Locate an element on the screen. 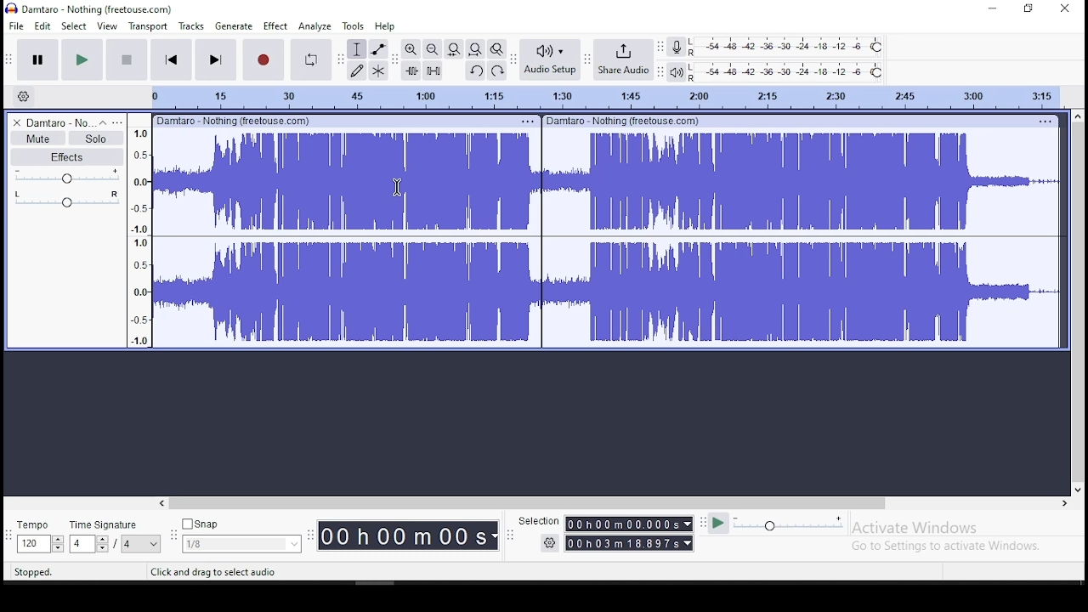 The width and height of the screenshot is (1088, 612). click and drag to select audio is located at coordinates (214, 572).